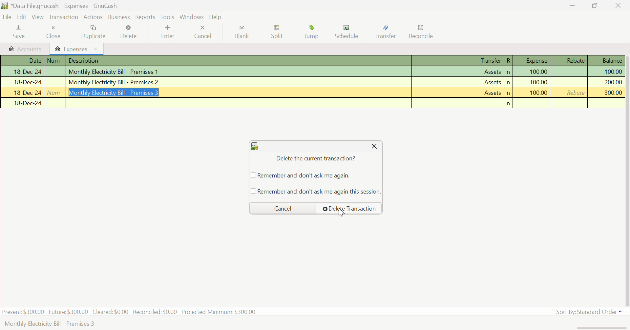 The width and height of the screenshot is (630, 330). Describe the element at coordinates (241, 32) in the screenshot. I see `Blank` at that location.